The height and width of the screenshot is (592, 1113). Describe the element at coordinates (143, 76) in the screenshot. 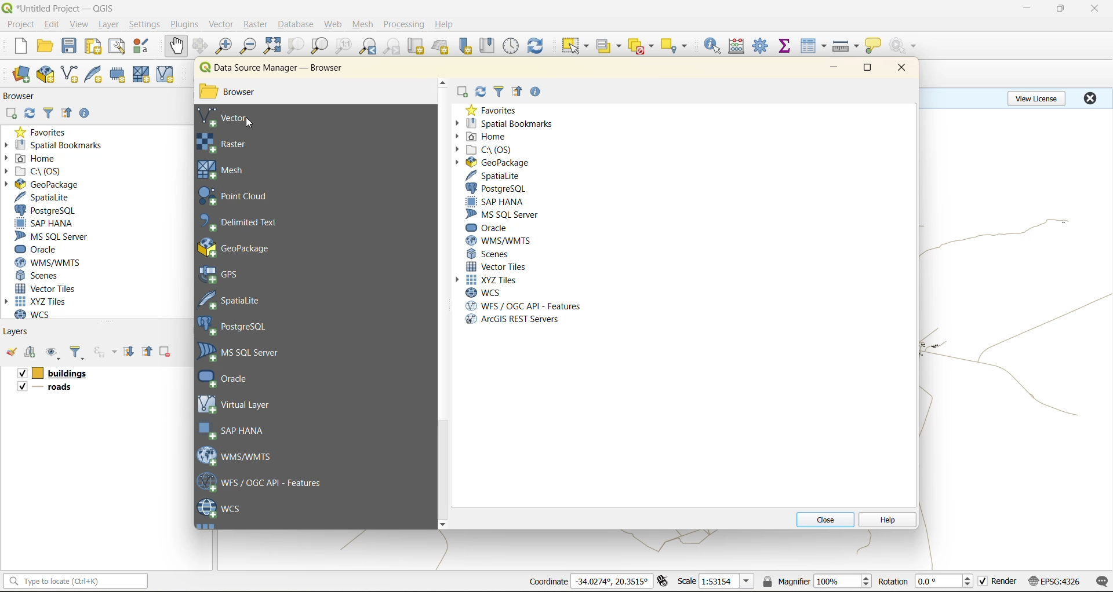

I see `new mesh layer` at that location.